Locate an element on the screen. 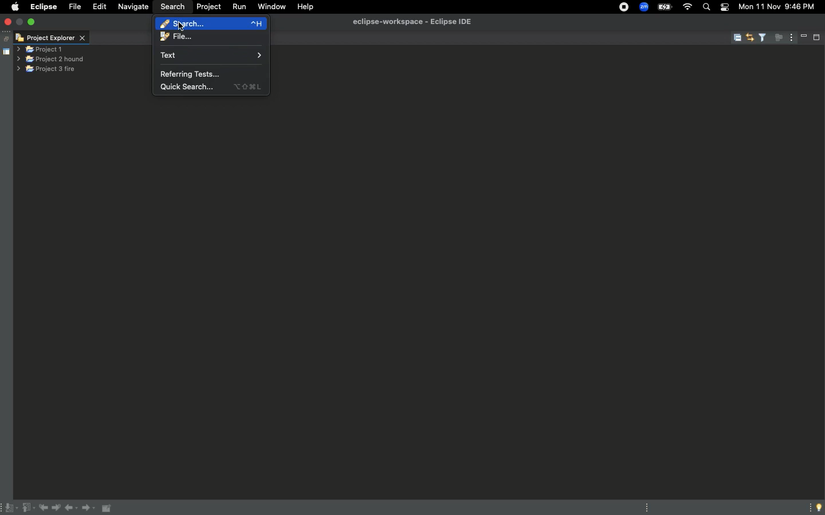  File is located at coordinates (76, 7).